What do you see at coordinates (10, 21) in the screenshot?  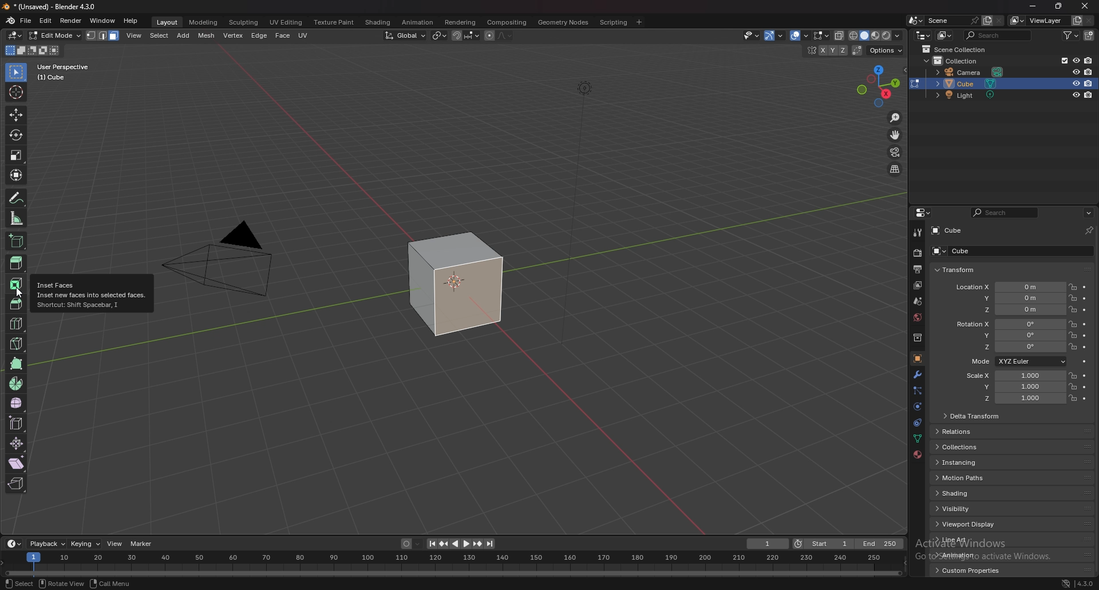 I see `blender` at bounding box center [10, 21].